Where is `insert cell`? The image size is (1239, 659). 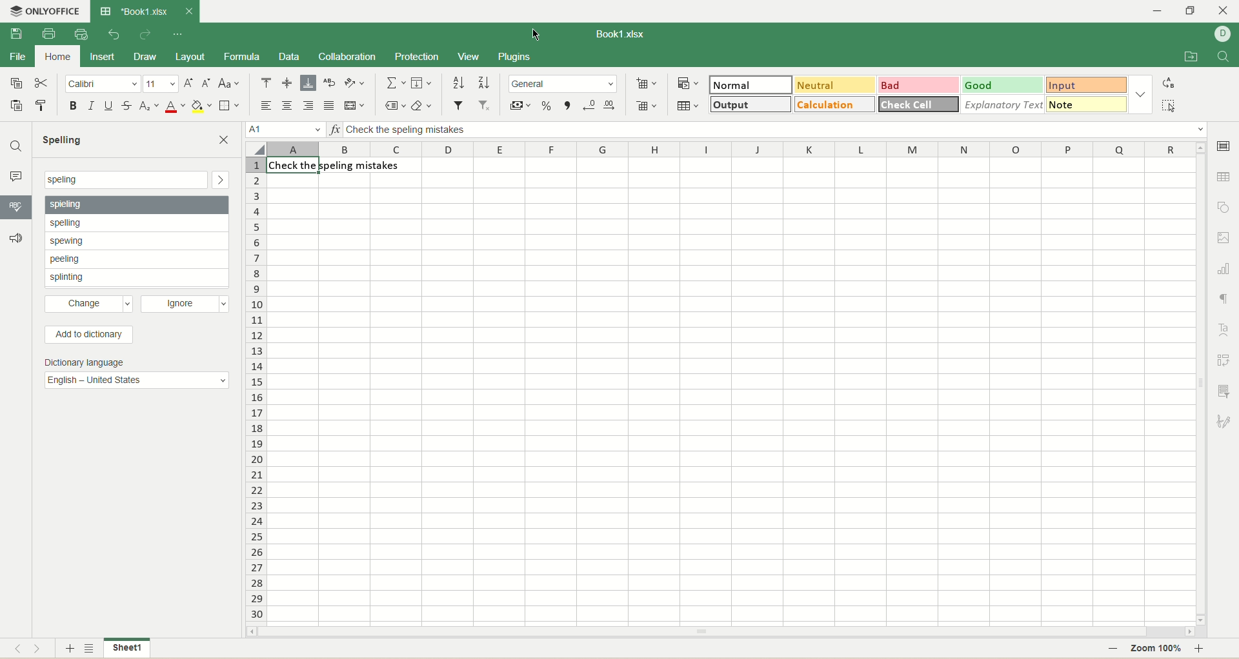 insert cell is located at coordinates (647, 83).